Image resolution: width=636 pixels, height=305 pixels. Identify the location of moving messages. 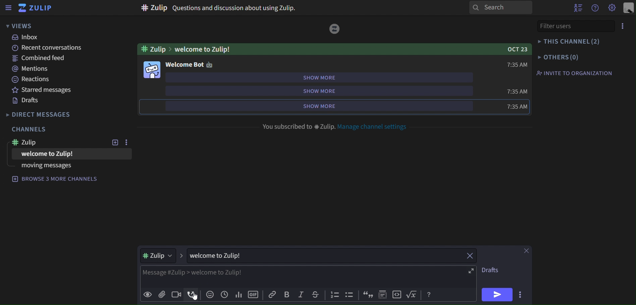
(45, 166).